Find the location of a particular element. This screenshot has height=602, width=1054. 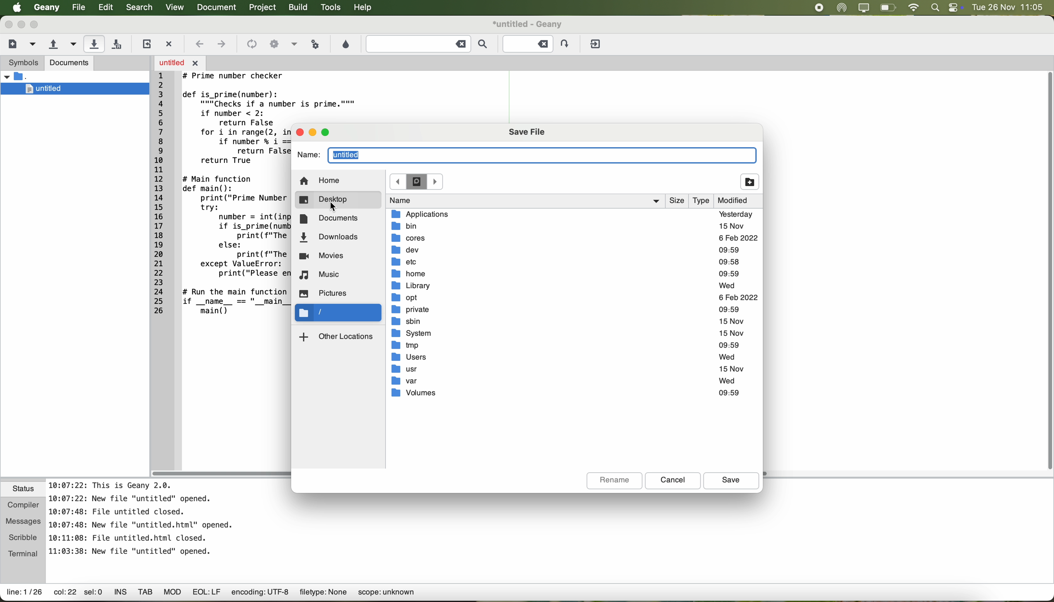

wifi is located at coordinates (914, 7).